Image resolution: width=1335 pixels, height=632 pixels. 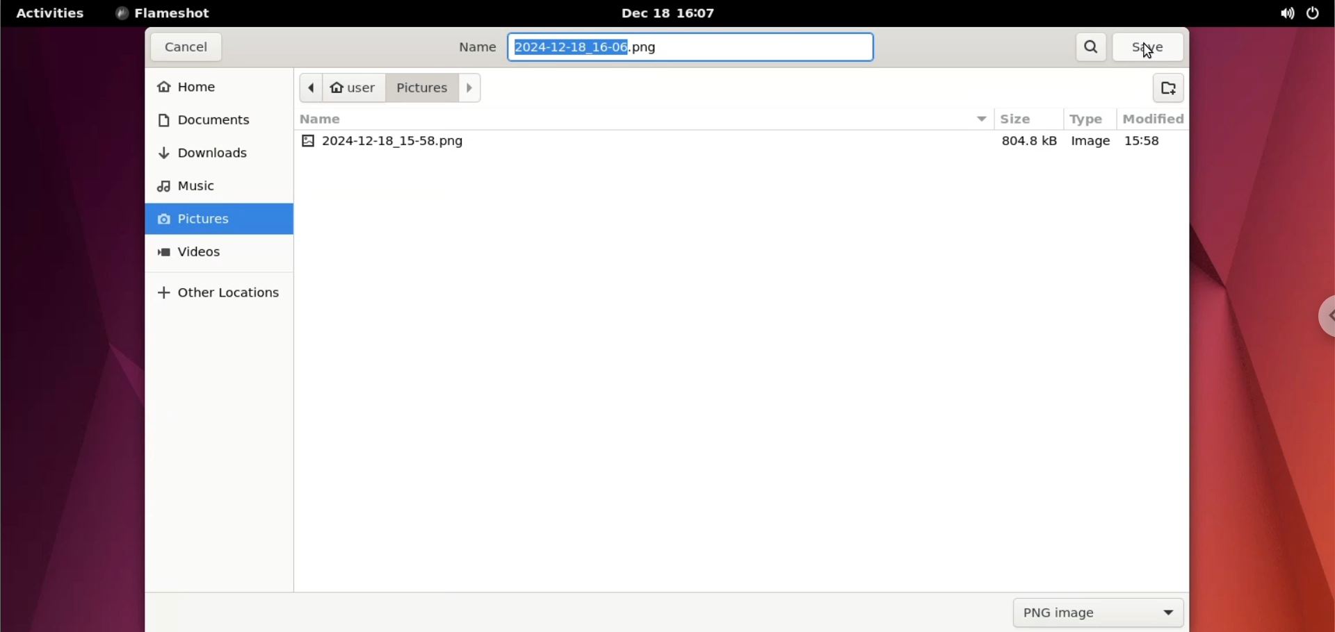 I want to click on file name, so click(x=383, y=142).